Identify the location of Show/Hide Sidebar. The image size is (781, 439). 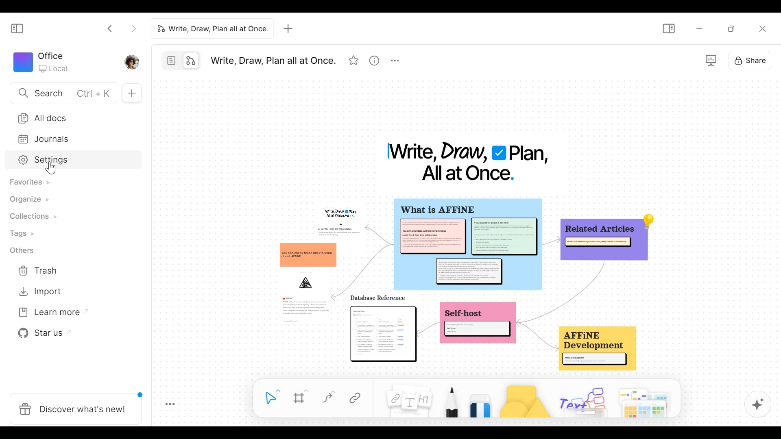
(16, 28).